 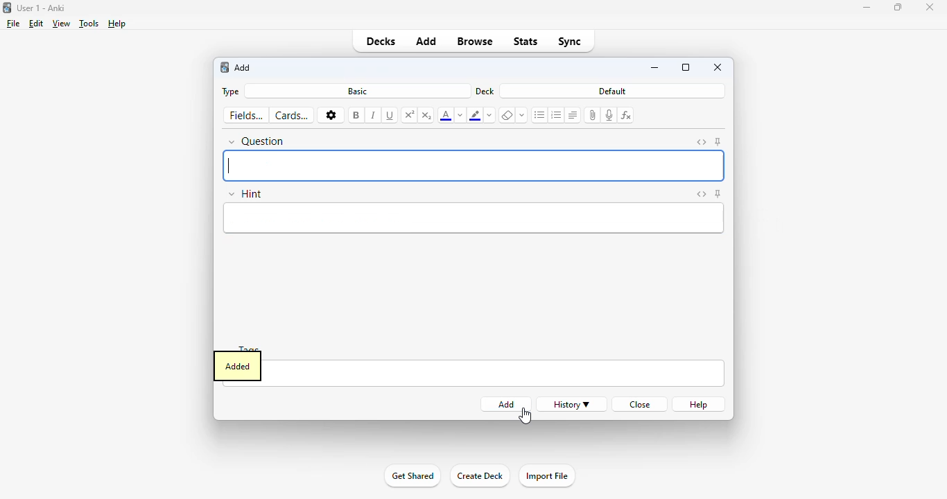 What do you see at coordinates (641, 405) in the screenshot?
I see `close` at bounding box center [641, 405].